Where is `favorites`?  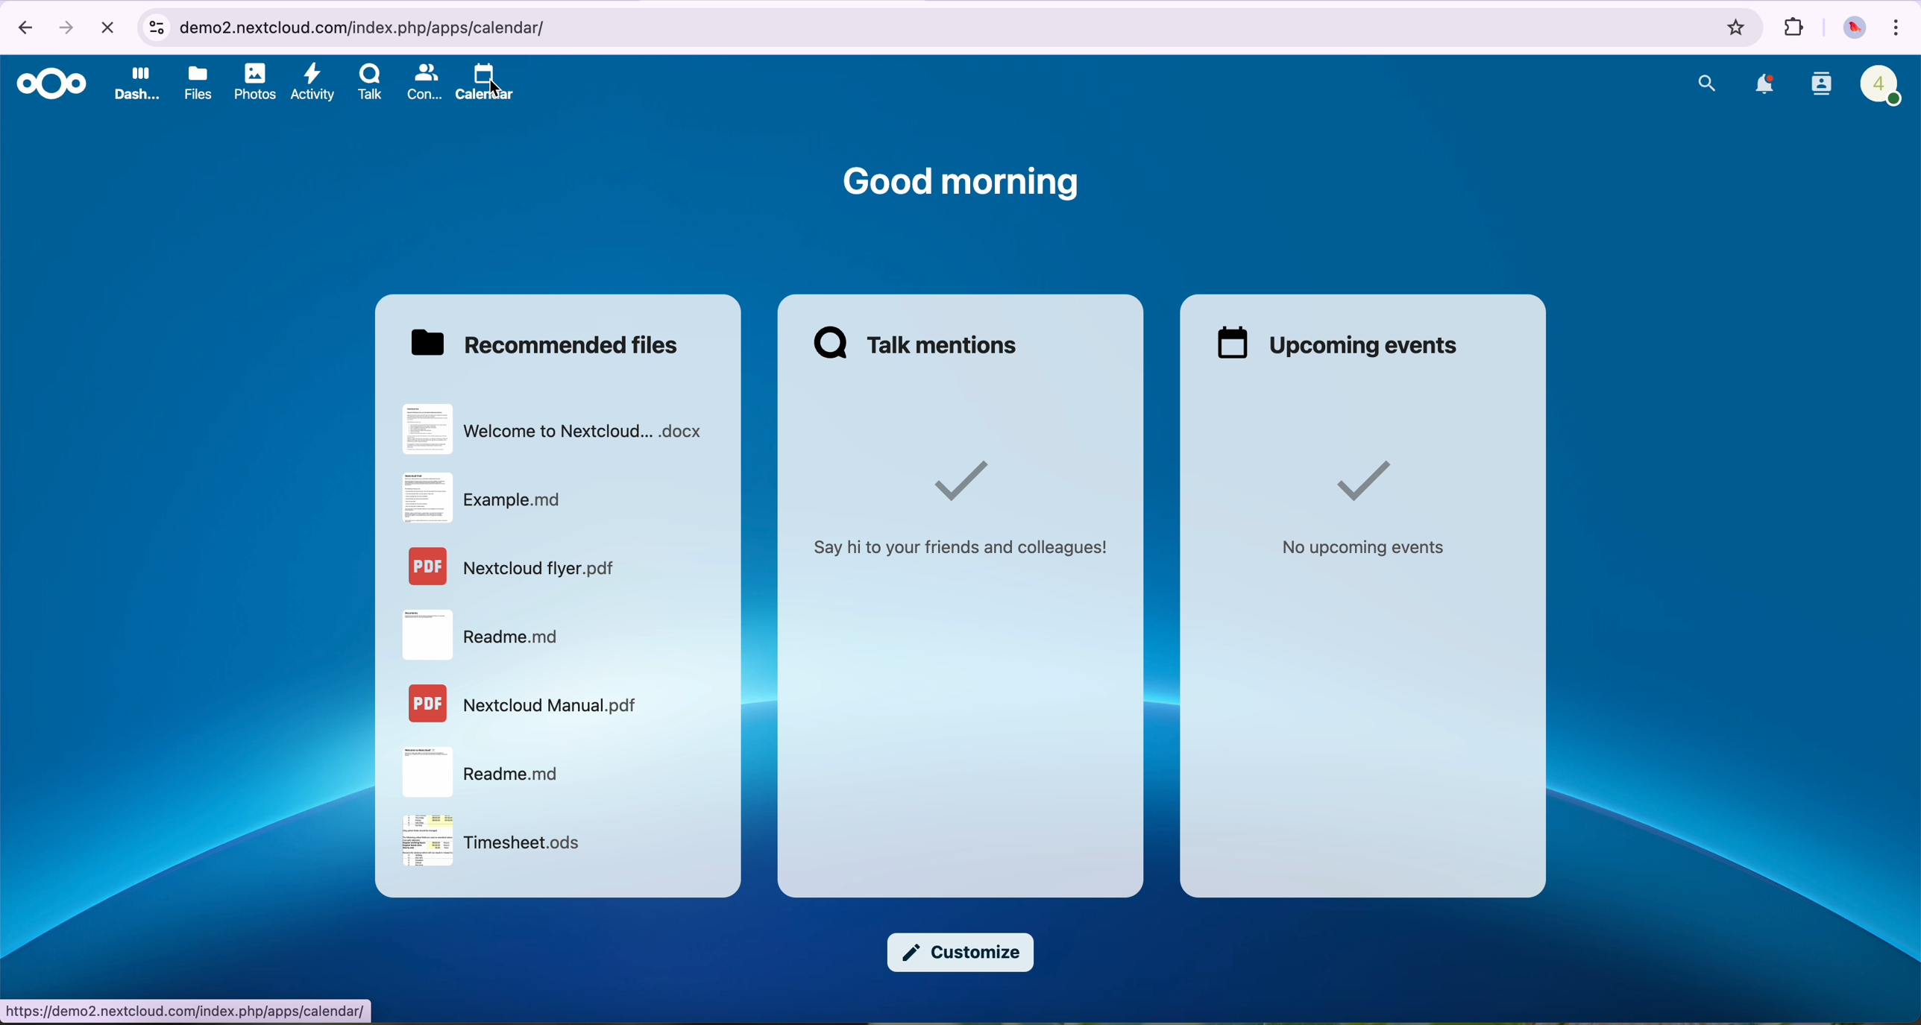 favorites is located at coordinates (1736, 29).